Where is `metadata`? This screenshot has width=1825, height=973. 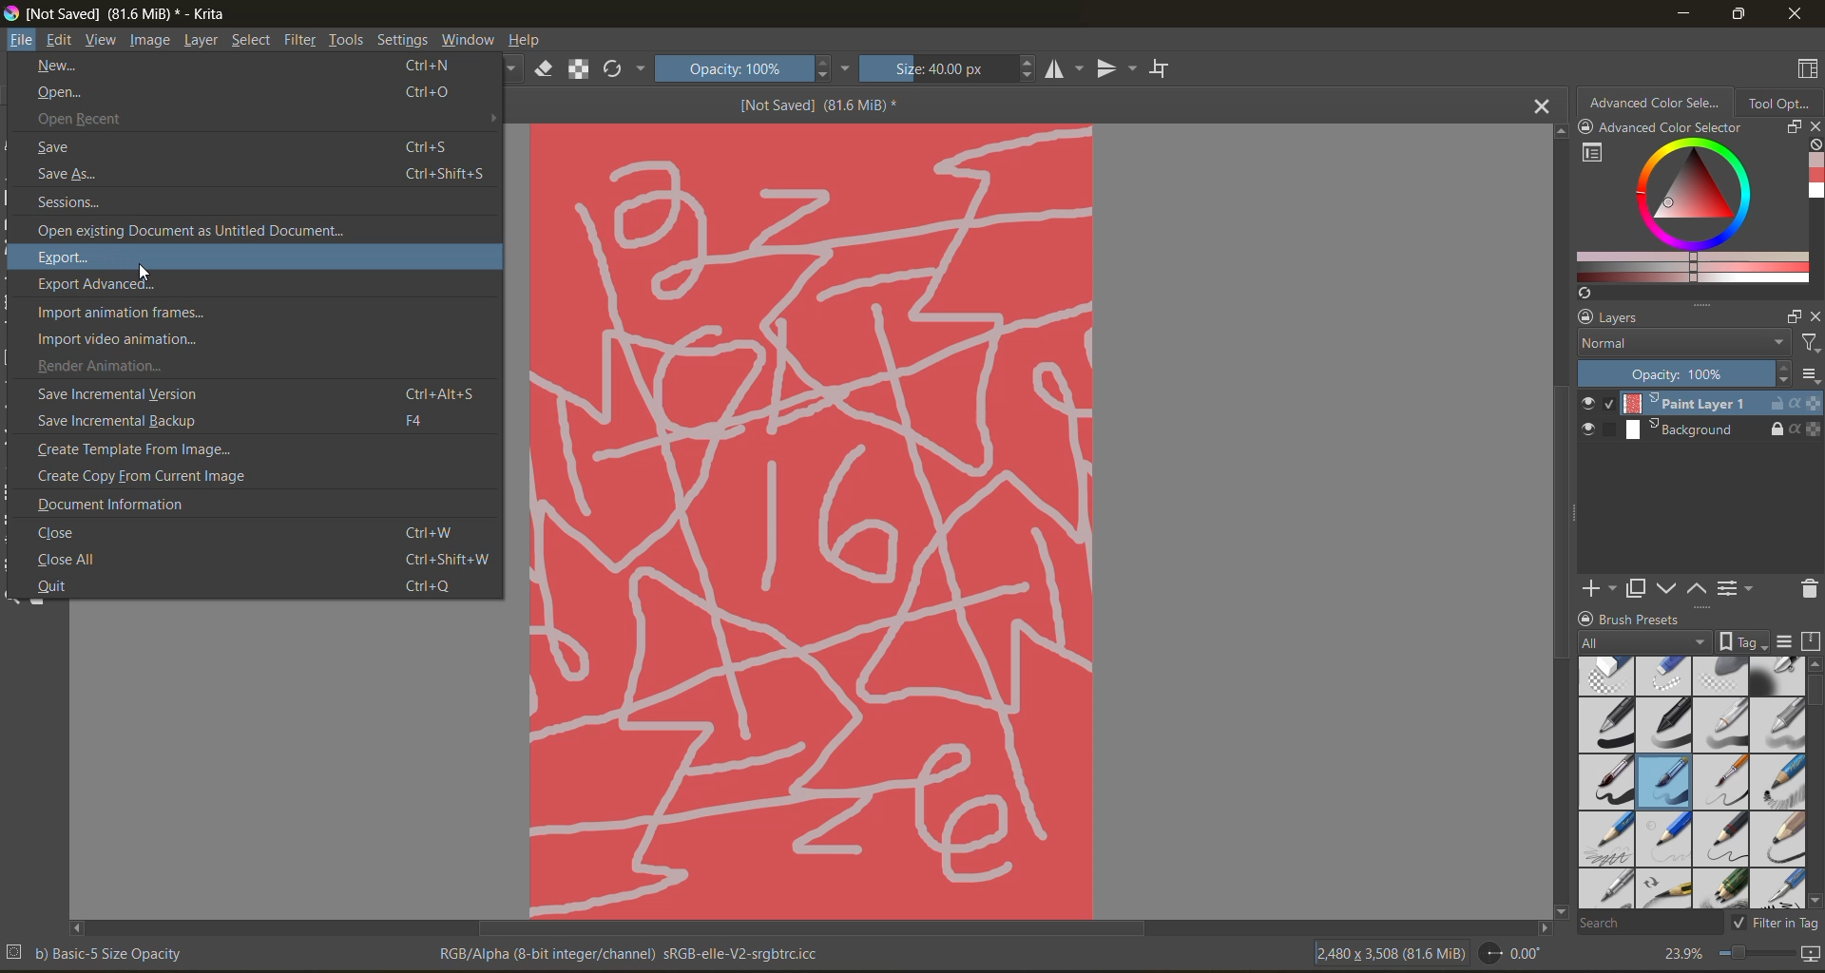
metadata is located at coordinates (633, 954).